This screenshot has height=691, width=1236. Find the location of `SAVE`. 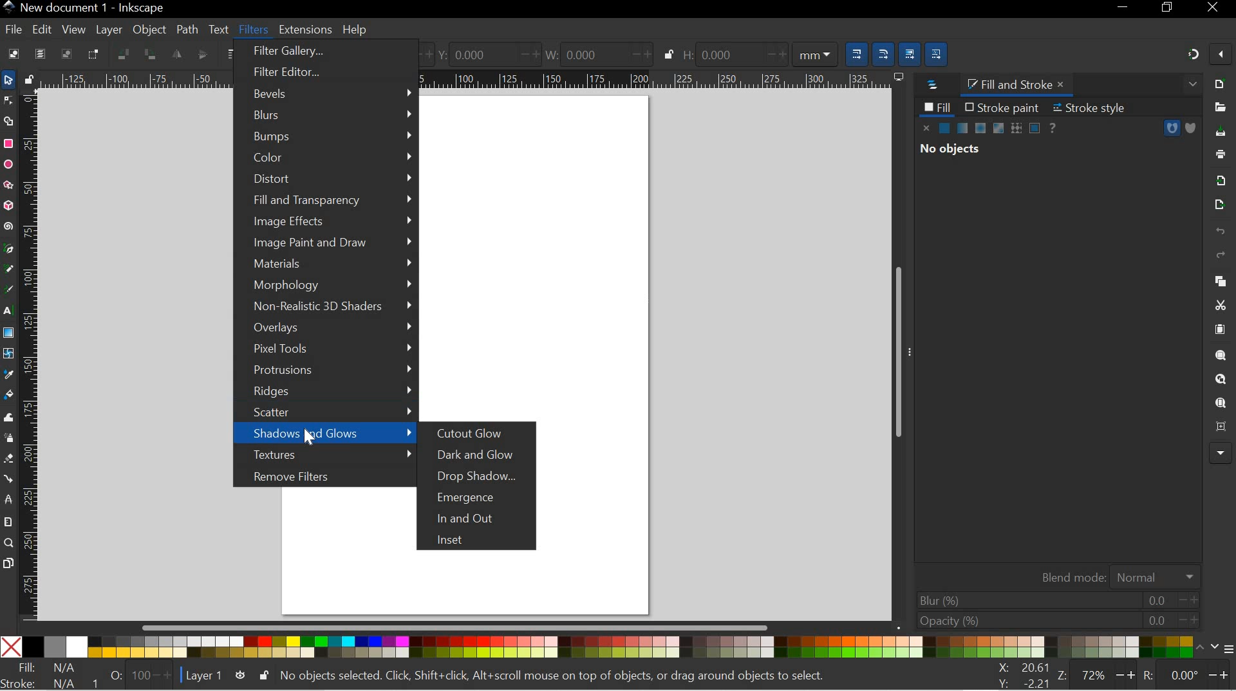

SAVE is located at coordinates (1222, 133).